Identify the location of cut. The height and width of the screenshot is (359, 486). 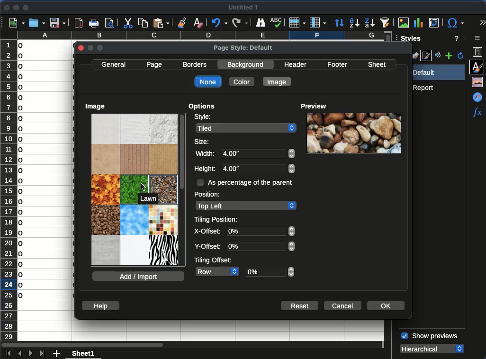
(127, 23).